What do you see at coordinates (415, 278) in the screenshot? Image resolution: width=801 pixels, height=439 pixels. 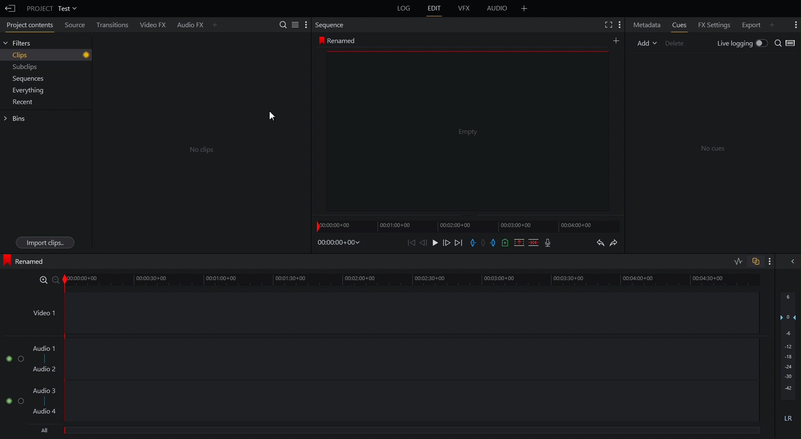 I see `Timeline` at bounding box center [415, 278].